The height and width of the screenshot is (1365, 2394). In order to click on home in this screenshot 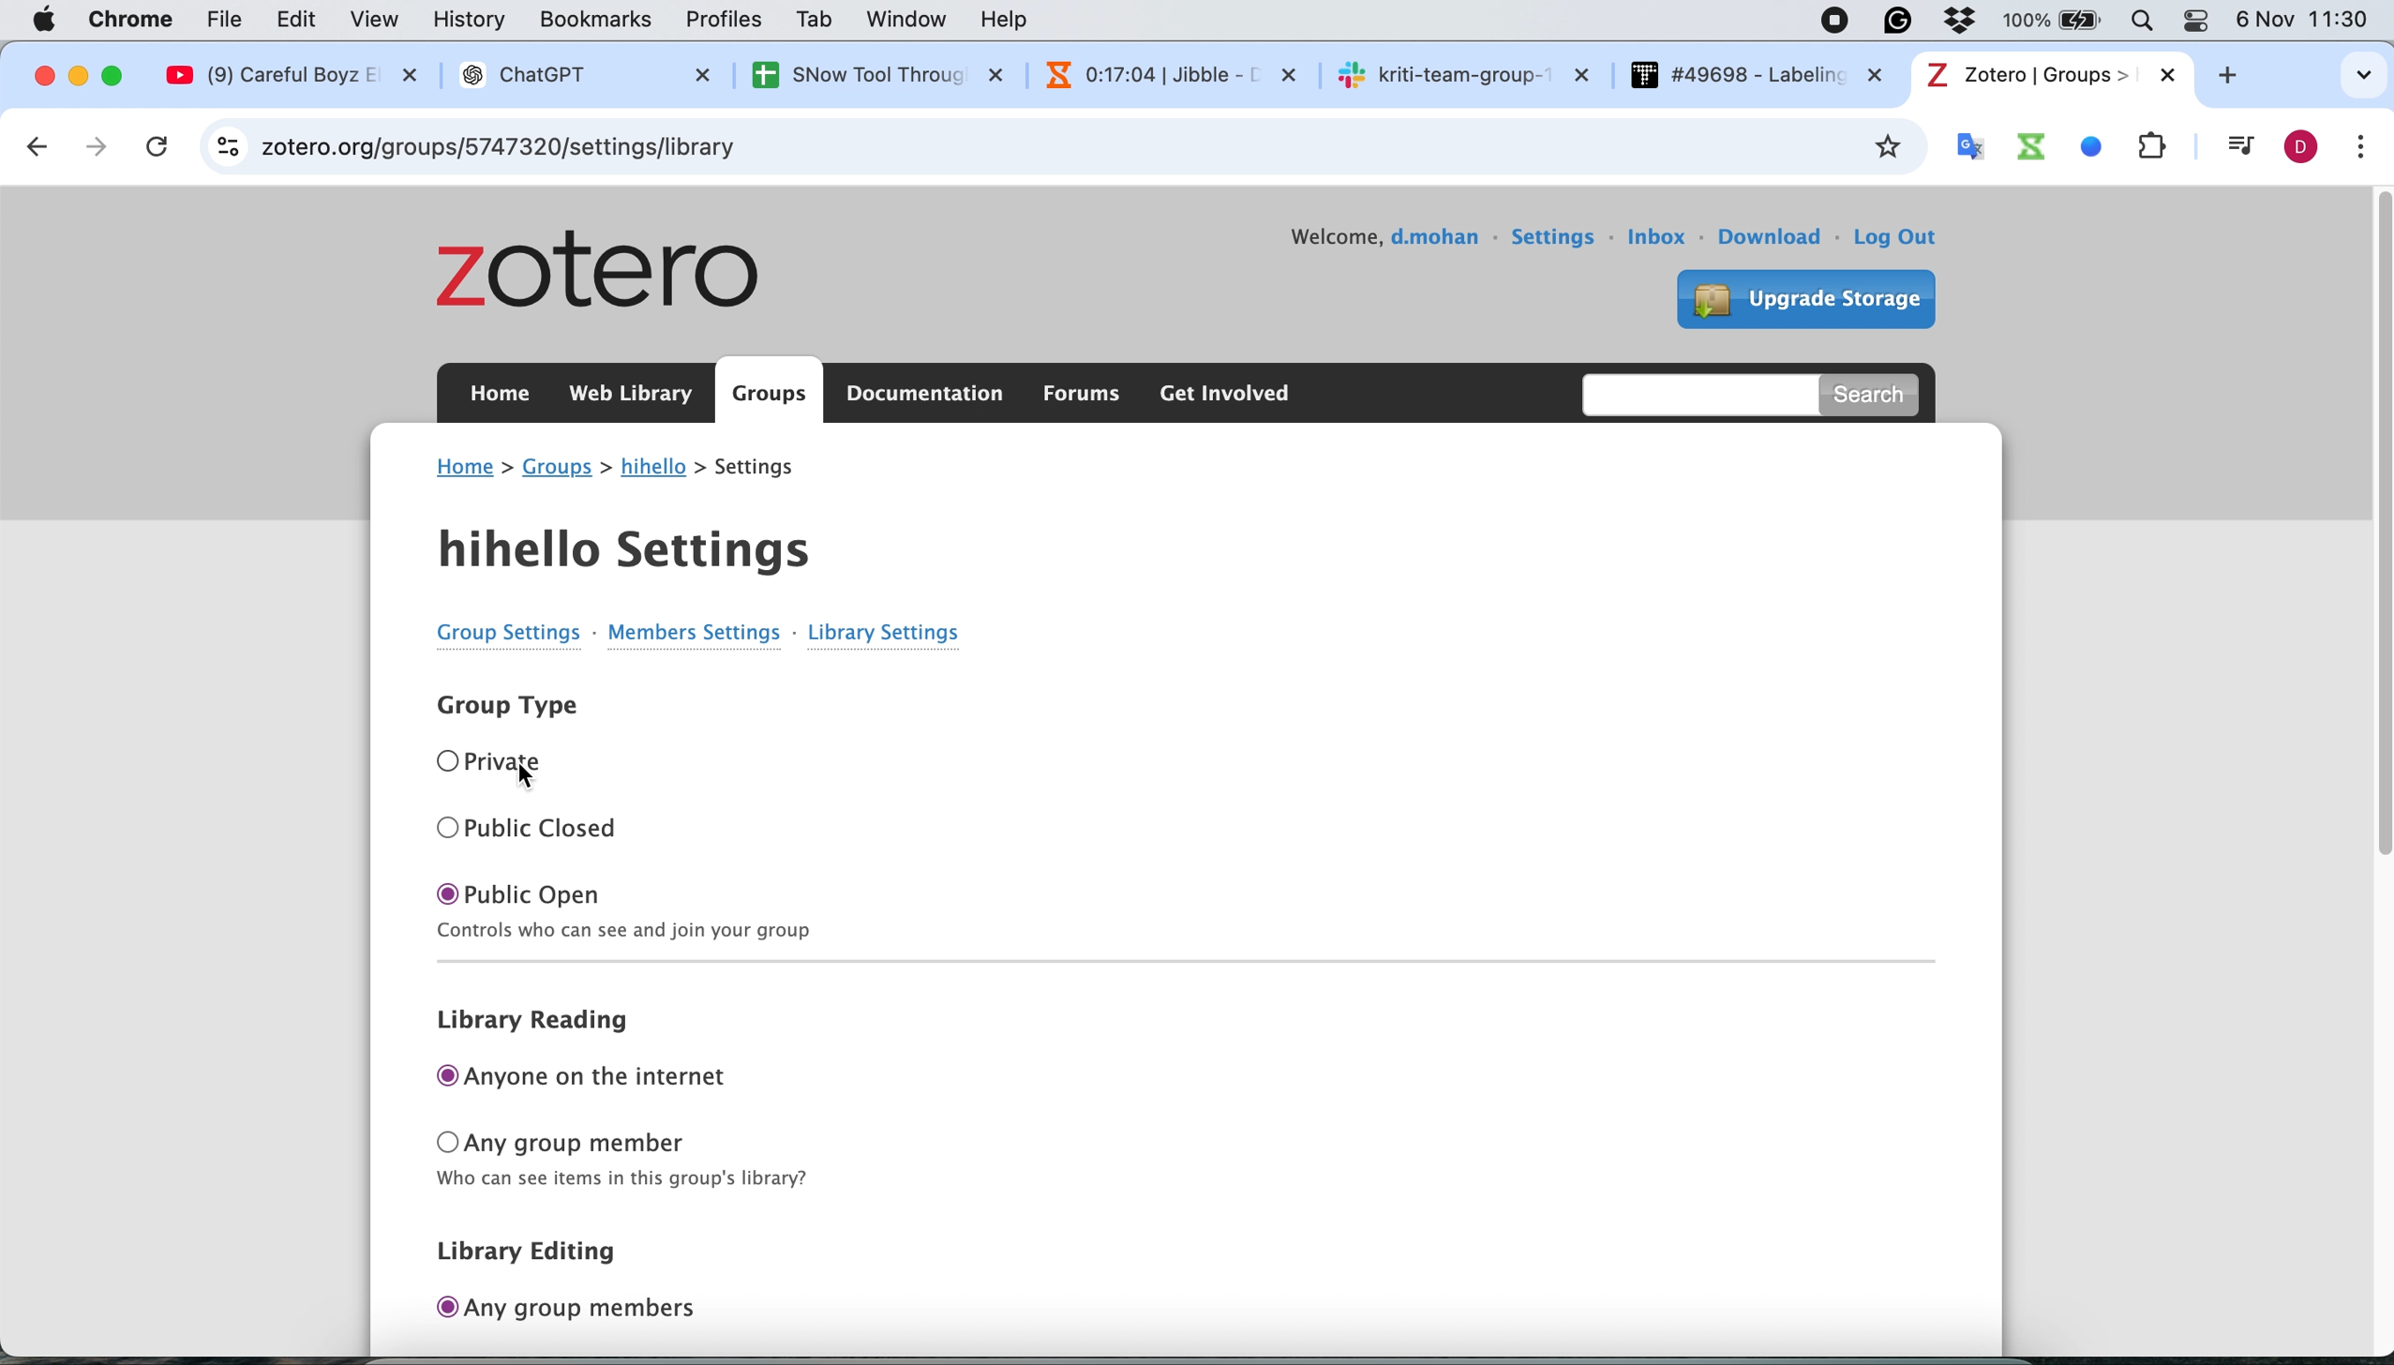, I will do `click(499, 398)`.